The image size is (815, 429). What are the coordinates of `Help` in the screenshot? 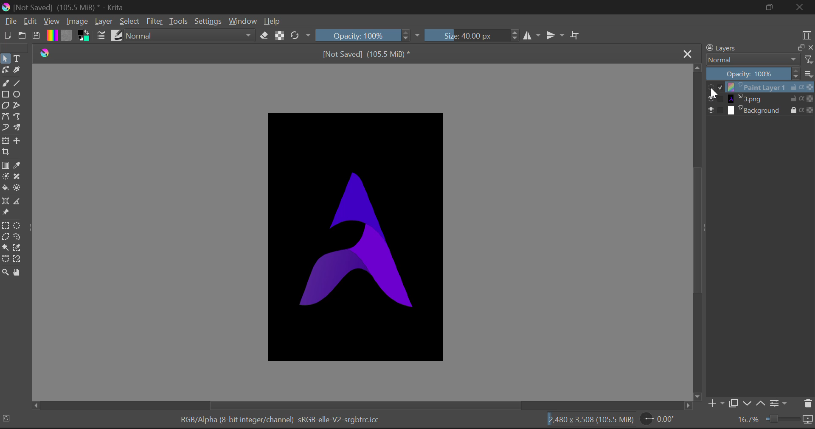 It's located at (273, 22).